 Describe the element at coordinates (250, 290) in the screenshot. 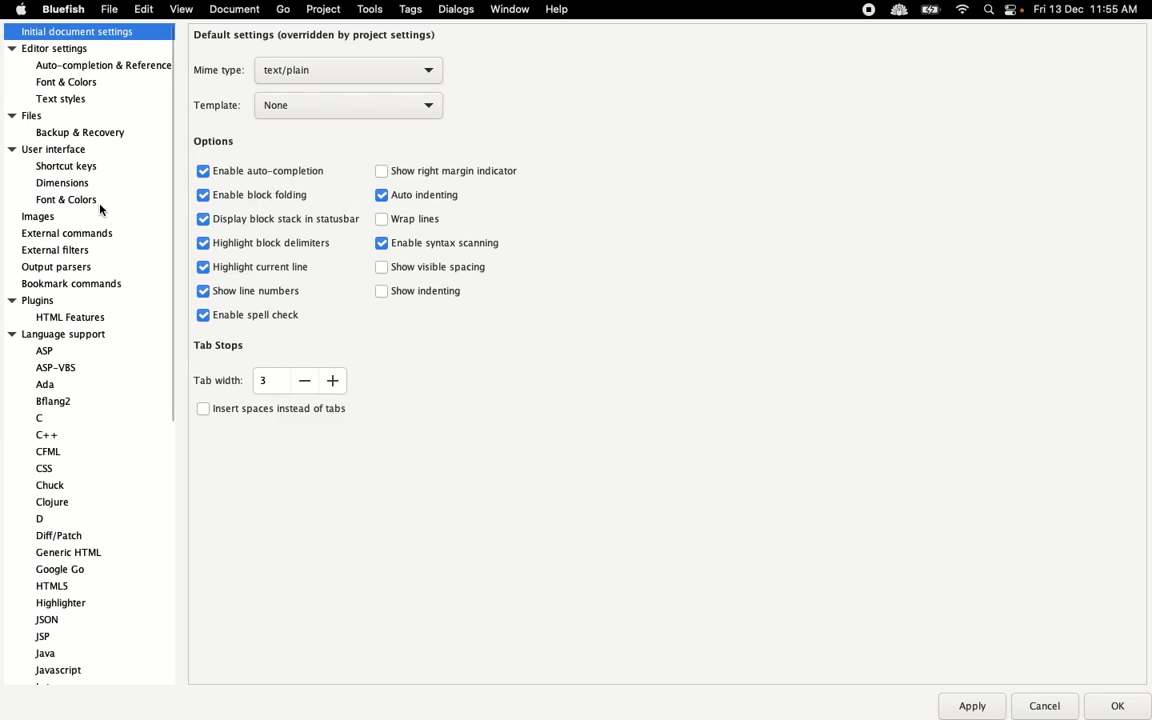

I see `Show line numbers` at that location.